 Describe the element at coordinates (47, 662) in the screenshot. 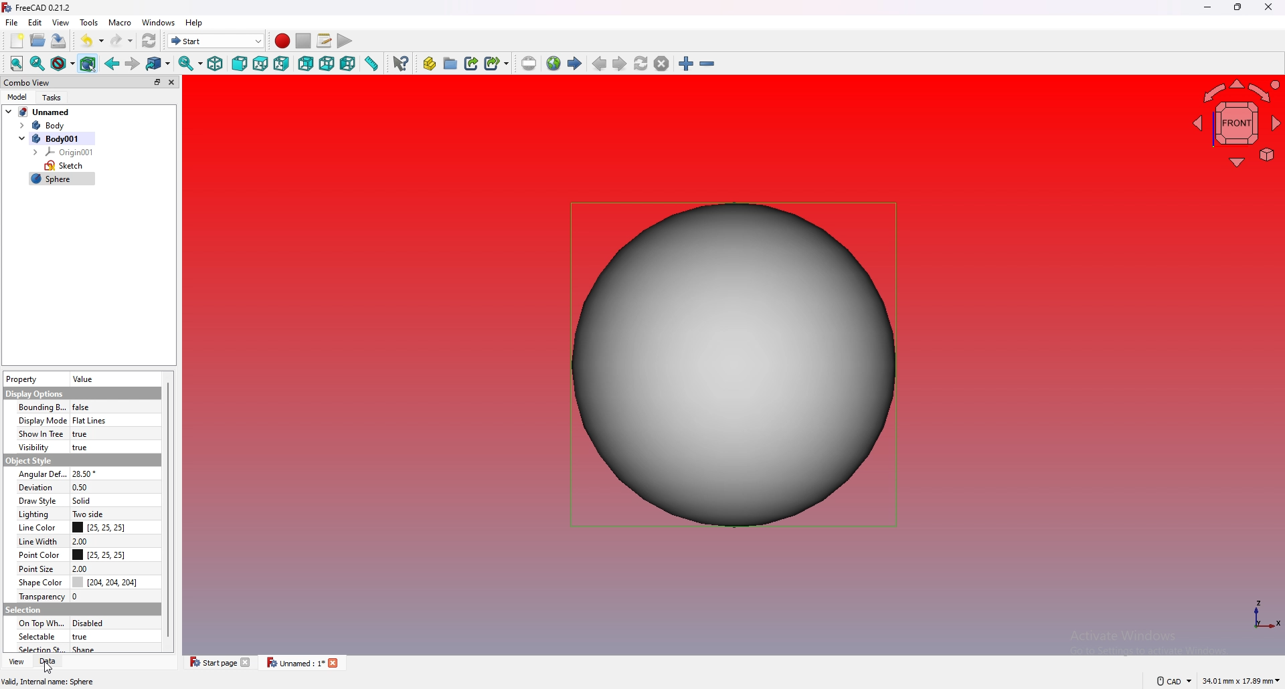

I see `data` at that location.